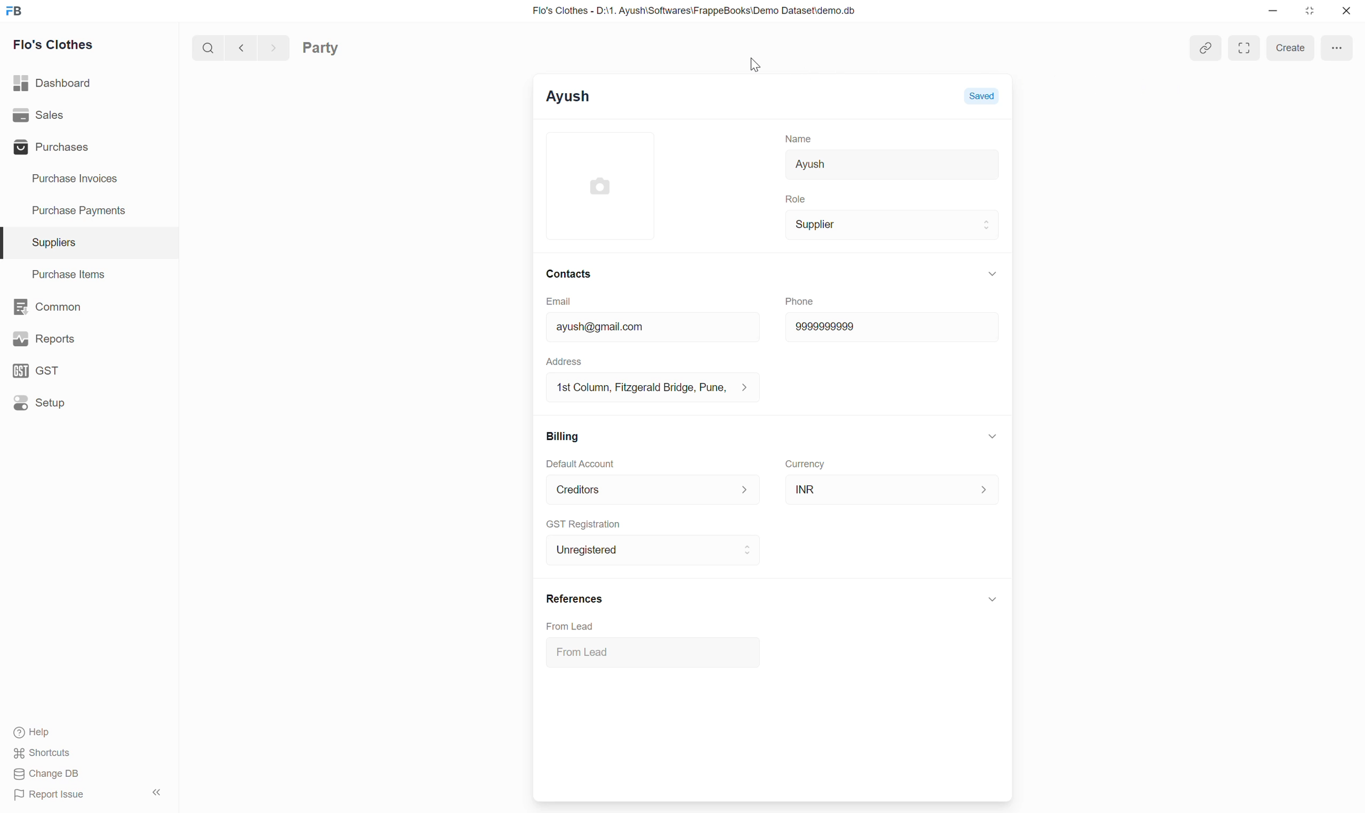 The image size is (1365, 813). What do you see at coordinates (892, 489) in the screenshot?
I see `INR` at bounding box center [892, 489].